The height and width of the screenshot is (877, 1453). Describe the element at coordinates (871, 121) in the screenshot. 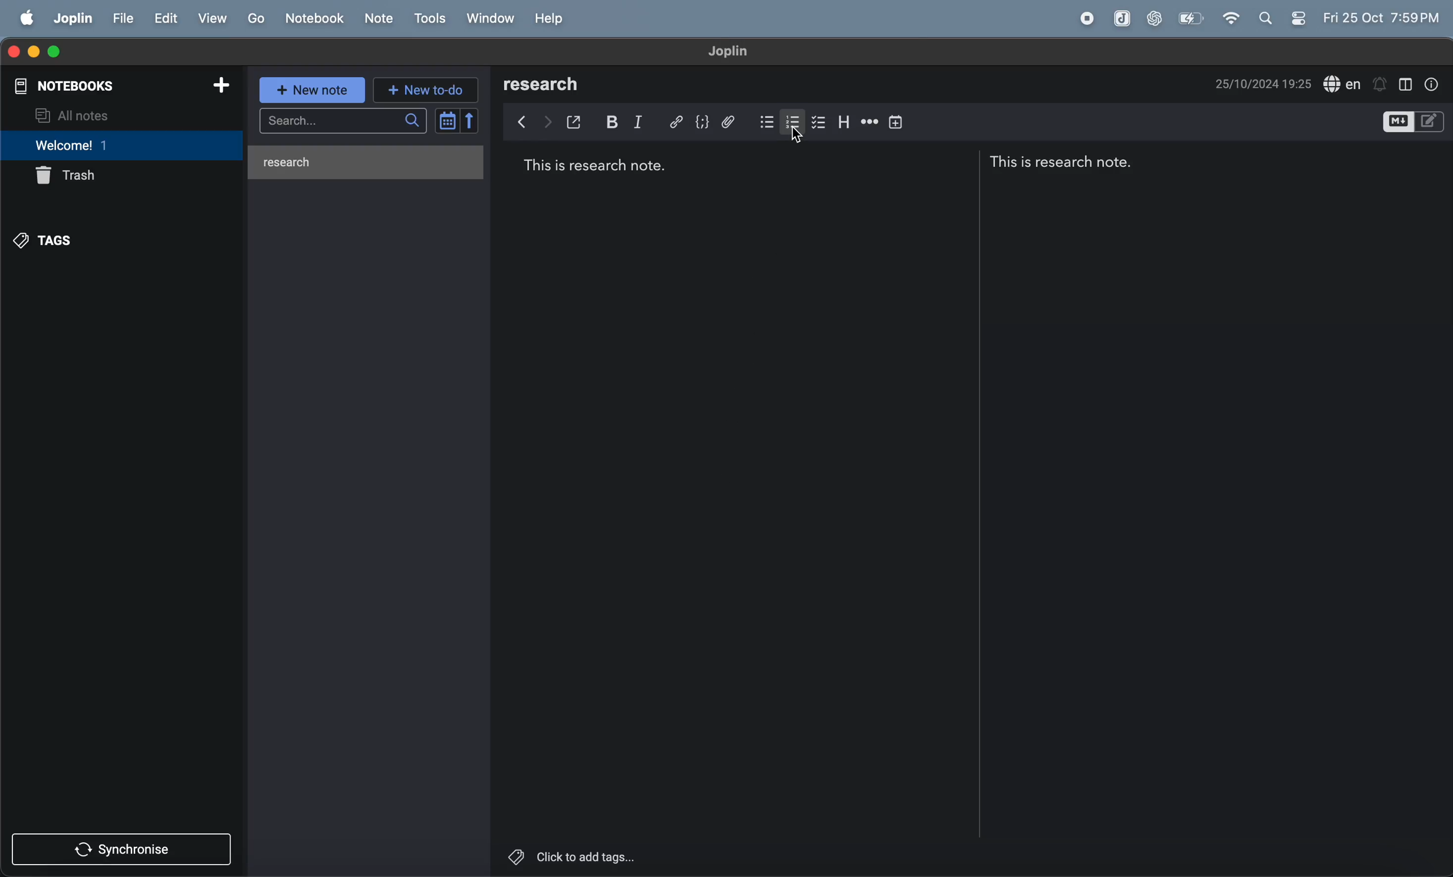

I see `horizontal lines` at that location.